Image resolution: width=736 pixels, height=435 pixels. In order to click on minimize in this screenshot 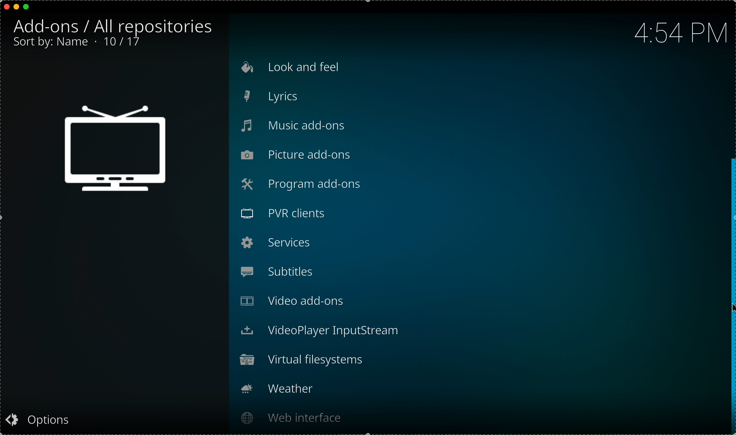, I will do `click(17, 7)`.